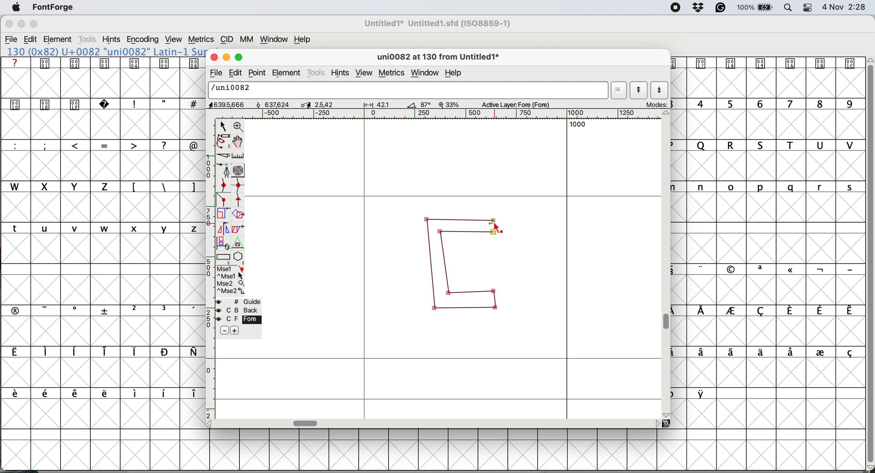 This screenshot has height=473, width=875. I want to click on stars and polygons, so click(239, 258).